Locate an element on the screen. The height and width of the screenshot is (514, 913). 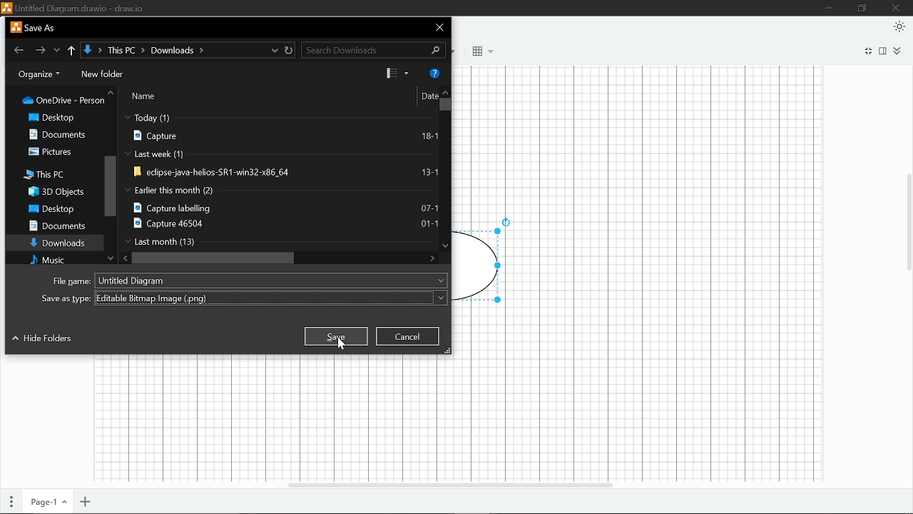
save as window is located at coordinates (33, 27).